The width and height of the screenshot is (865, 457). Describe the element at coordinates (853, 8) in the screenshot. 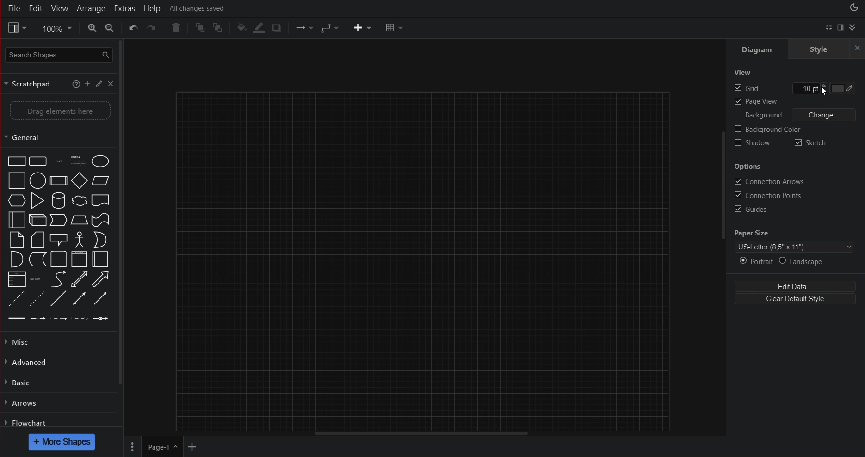

I see `Appearance` at that location.